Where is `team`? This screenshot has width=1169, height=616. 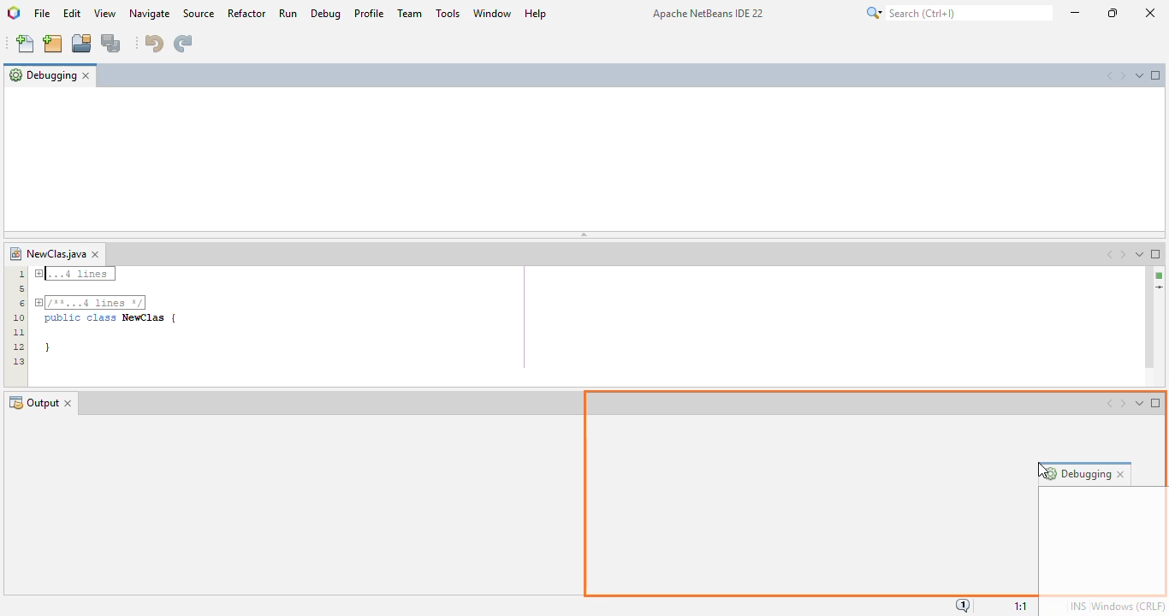 team is located at coordinates (411, 14).